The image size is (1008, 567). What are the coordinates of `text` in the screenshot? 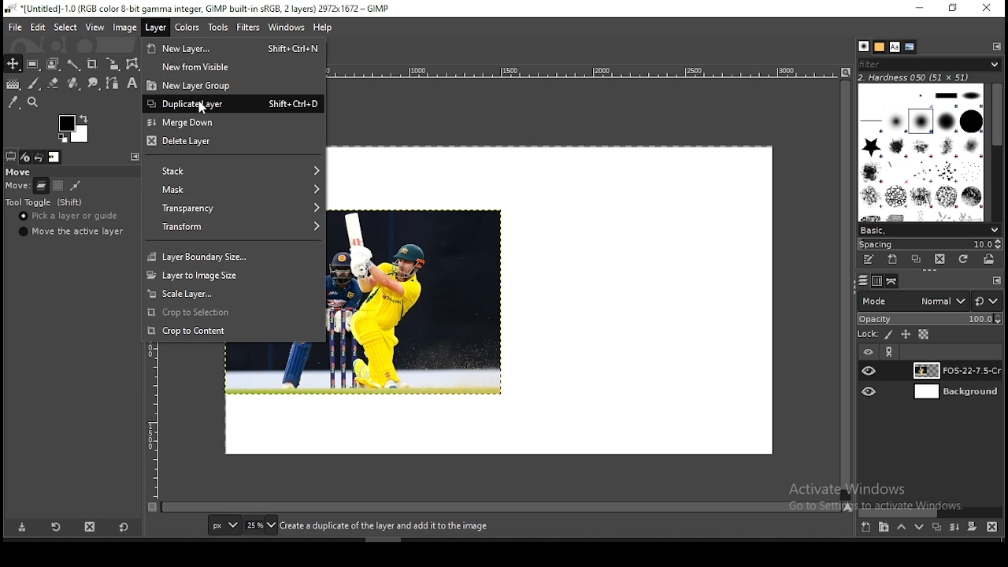 It's located at (881, 497).